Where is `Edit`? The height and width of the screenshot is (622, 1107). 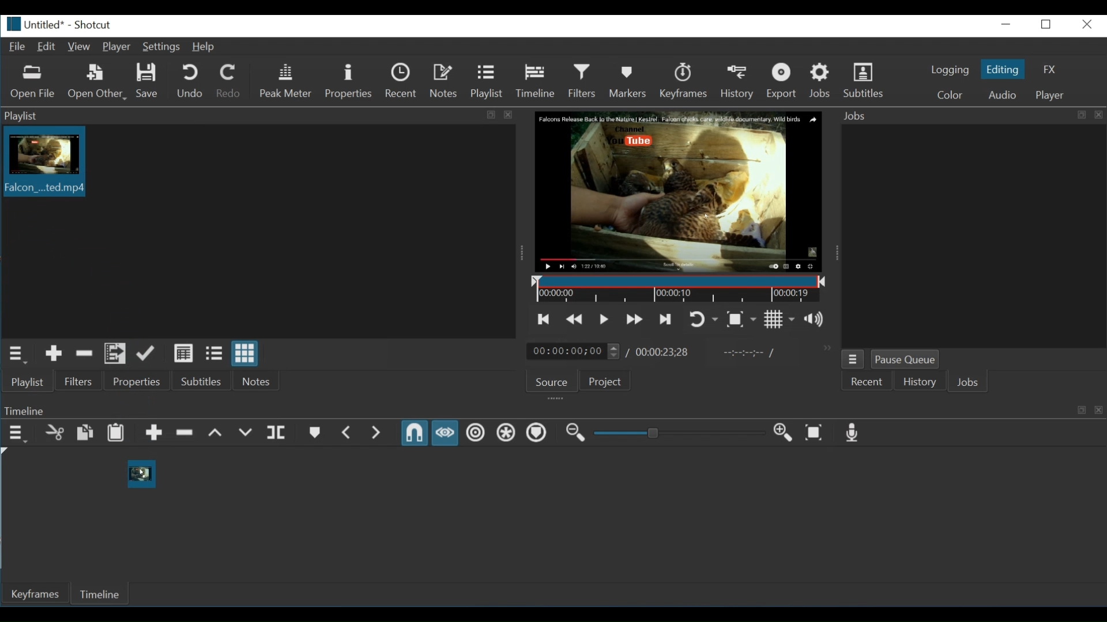
Edit is located at coordinates (47, 47).